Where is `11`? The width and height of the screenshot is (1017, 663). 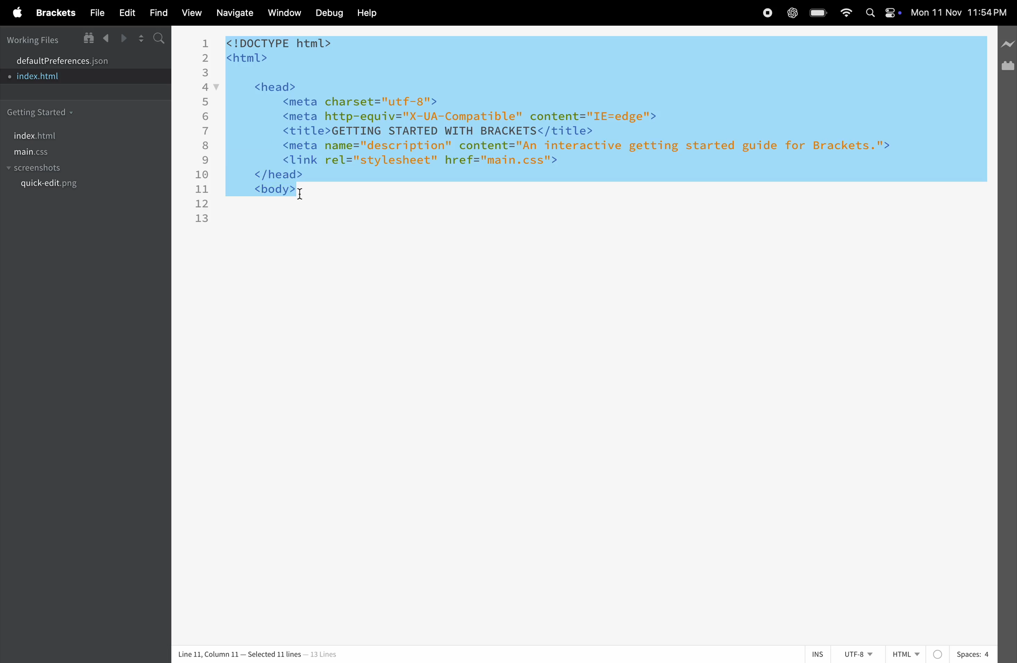 11 is located at coordinates (202, 189).